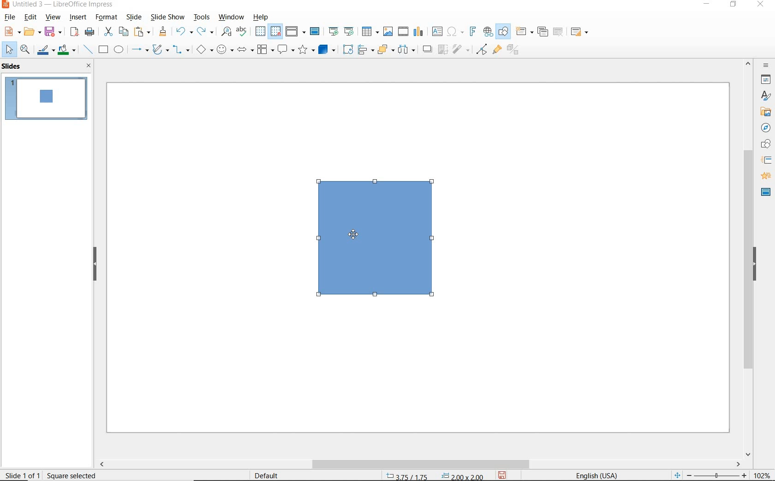 Image resolution: width=775 pixels, height=481 pixels. What do you see at coordinates (139, 50) in the screenshot?
I see `lines and arrows` at bounding box center [139, 50].